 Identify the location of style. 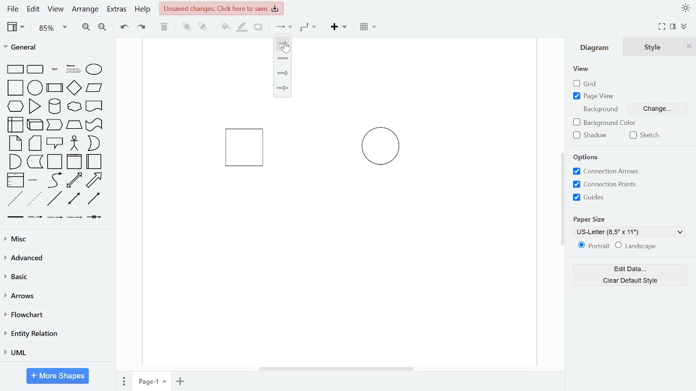
(653, 47).